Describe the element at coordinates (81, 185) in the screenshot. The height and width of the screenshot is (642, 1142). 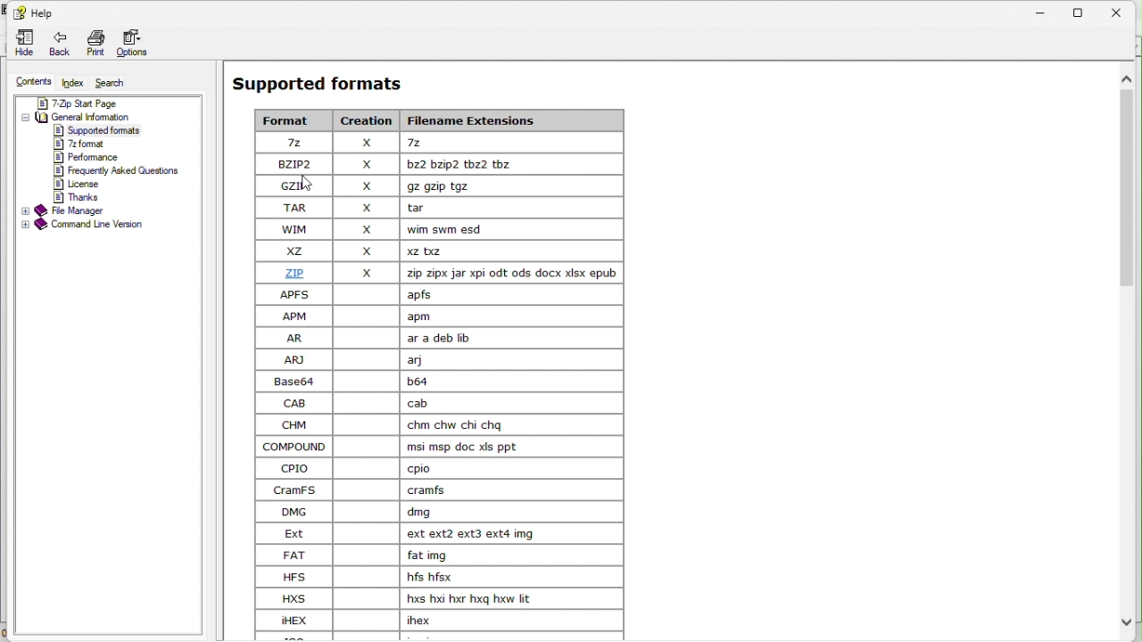
I see `license` at that location.